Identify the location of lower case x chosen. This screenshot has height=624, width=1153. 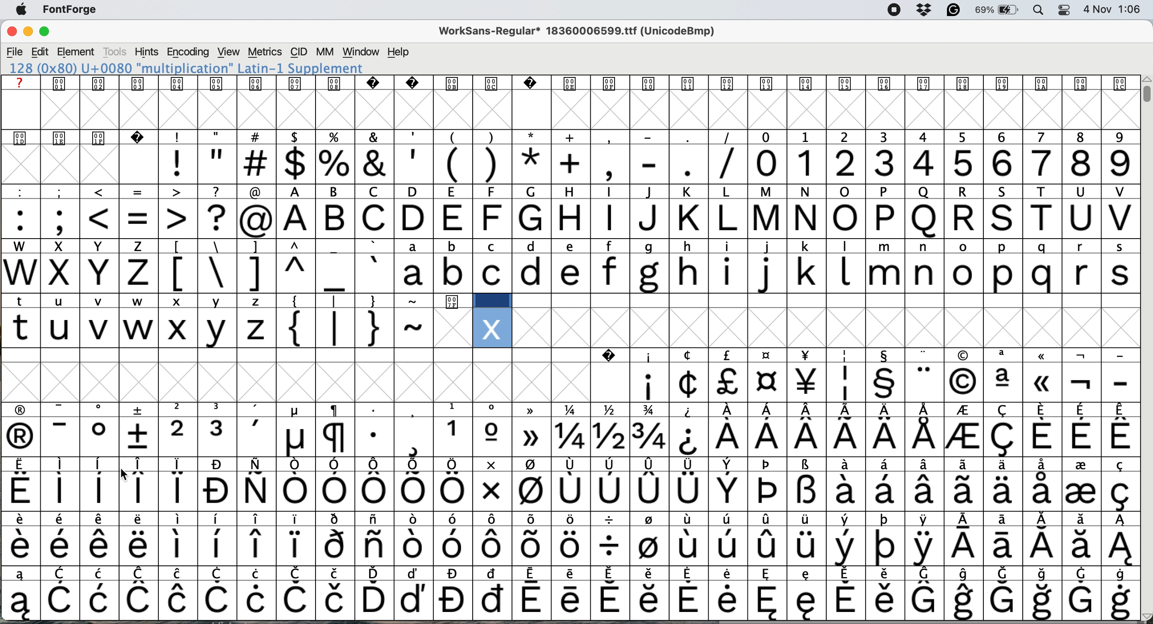
(177, 327).